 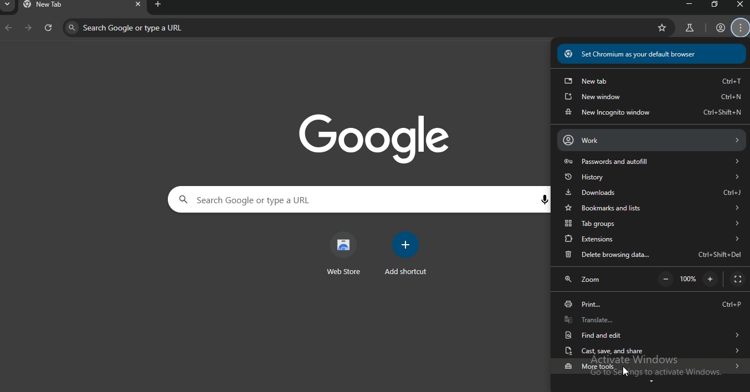 I want to click on zoom in, so click(x=712, y=279).